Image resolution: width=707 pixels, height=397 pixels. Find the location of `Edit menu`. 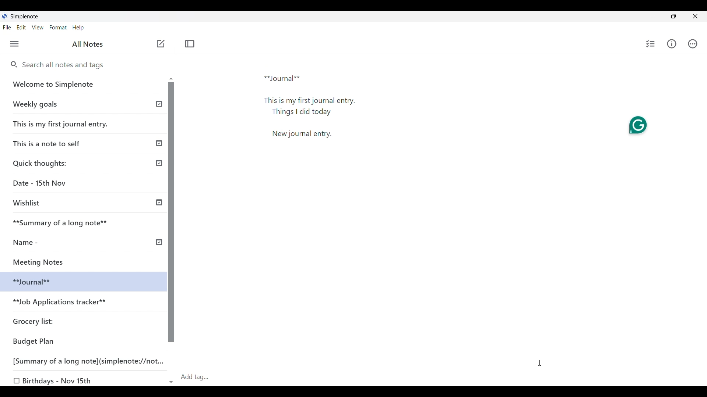

Edit menu is located at coordinates (21, 28).